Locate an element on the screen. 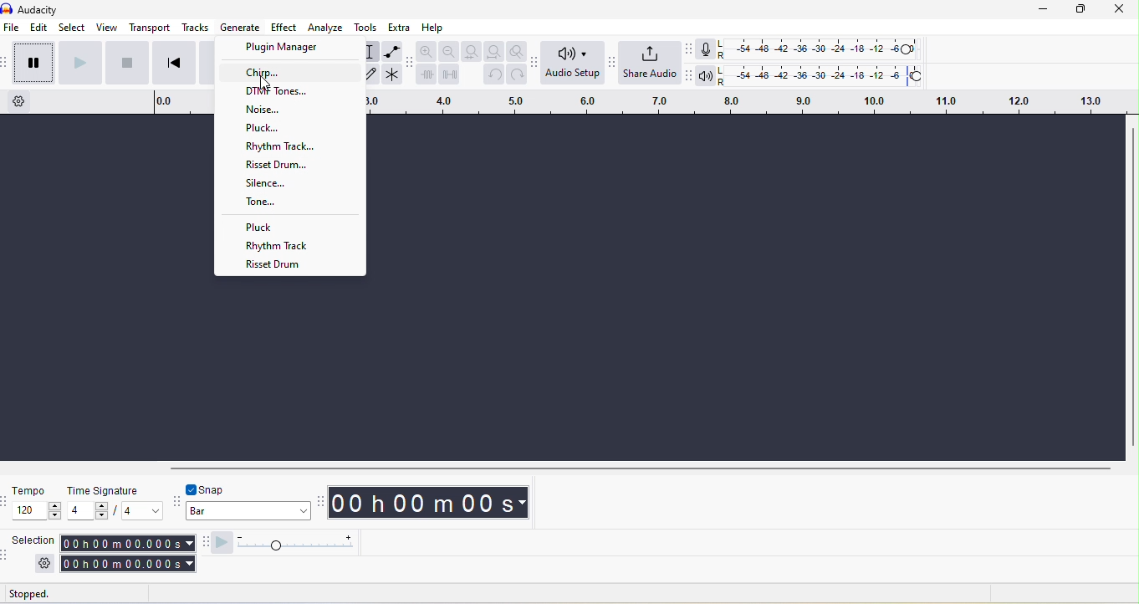  zoom in  is located at coordinates (427, 50).